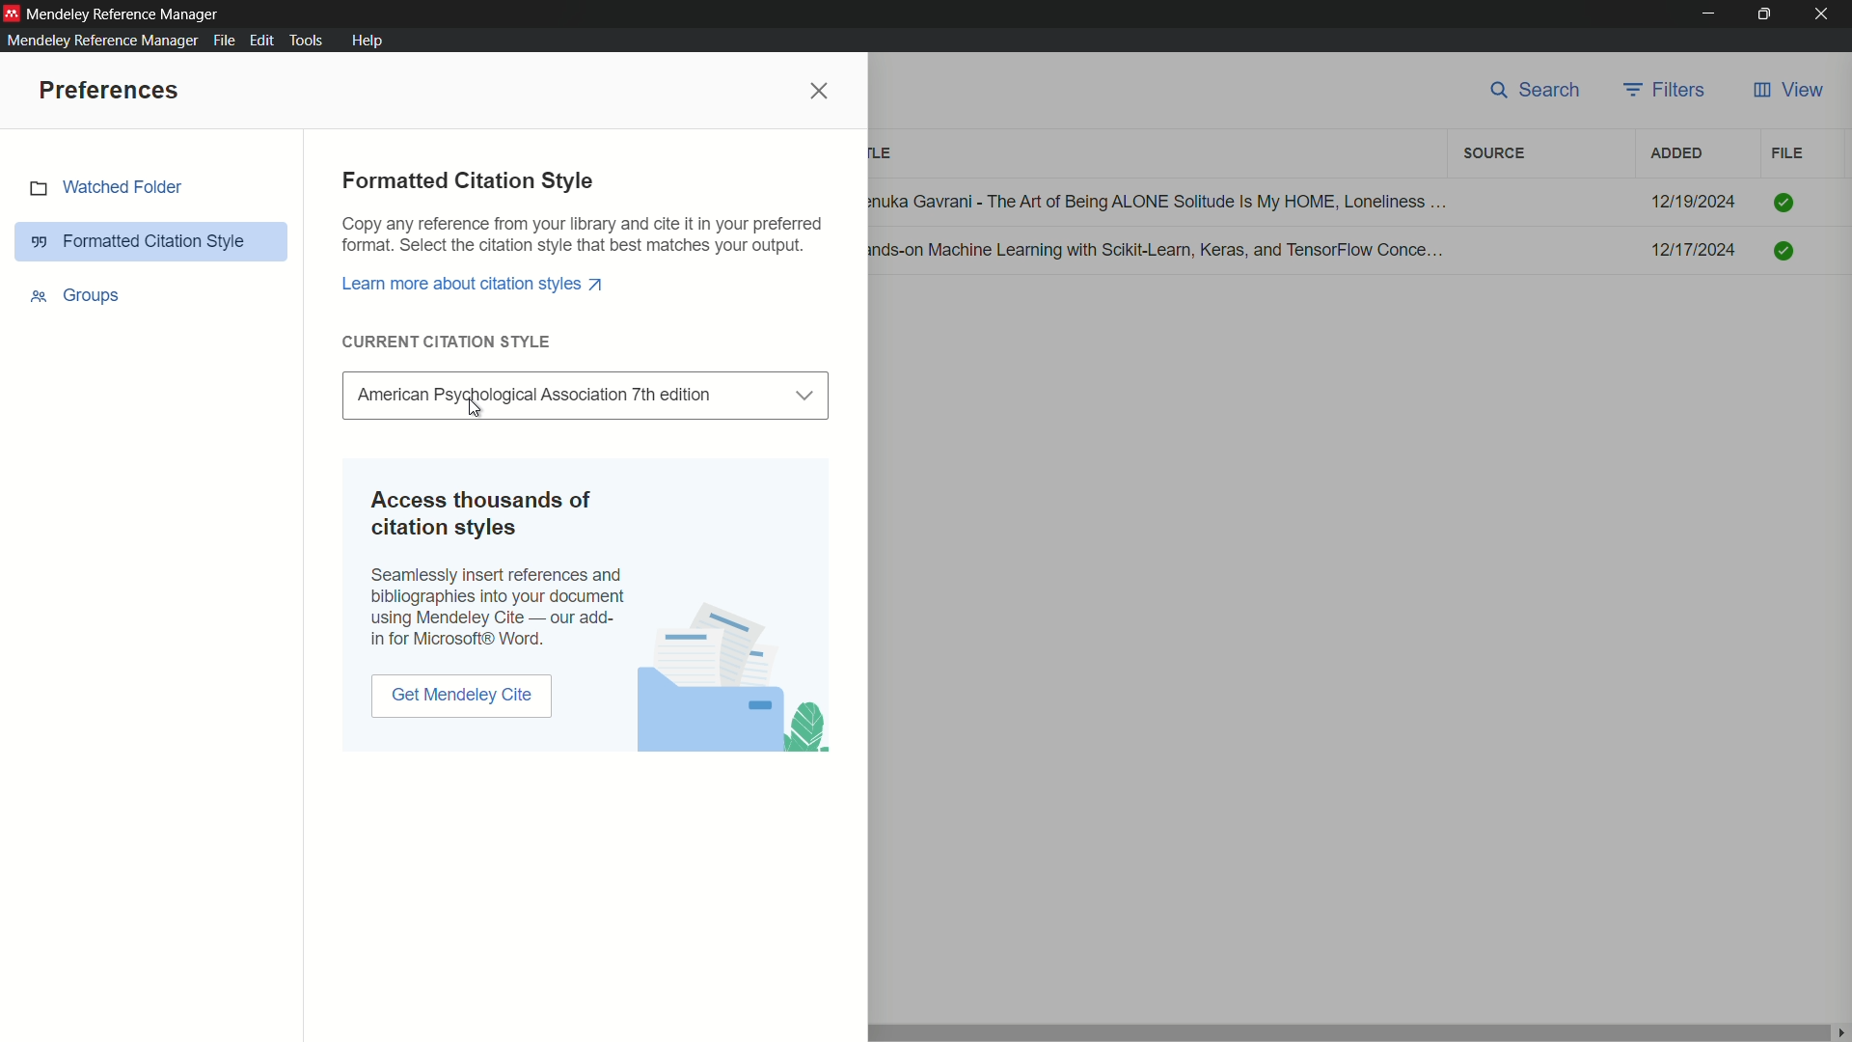  What do you see at coordinates (1788, 93) in the screenshot?
I see `view` at bounding box center [1788, 93].